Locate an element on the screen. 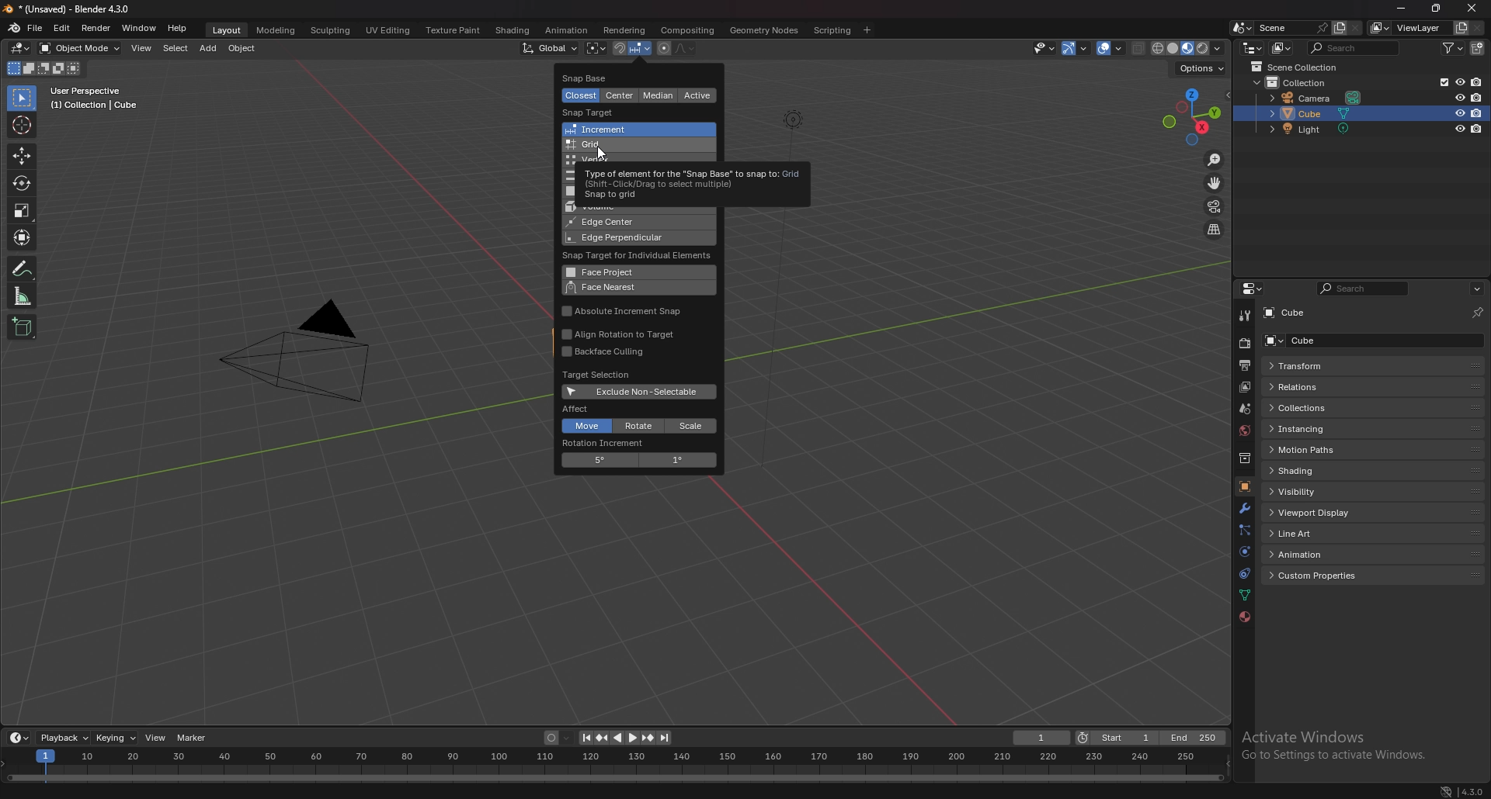 The width and height of the screenshot is (1491, 799). show overlays is located at coordinates (1111, 48).